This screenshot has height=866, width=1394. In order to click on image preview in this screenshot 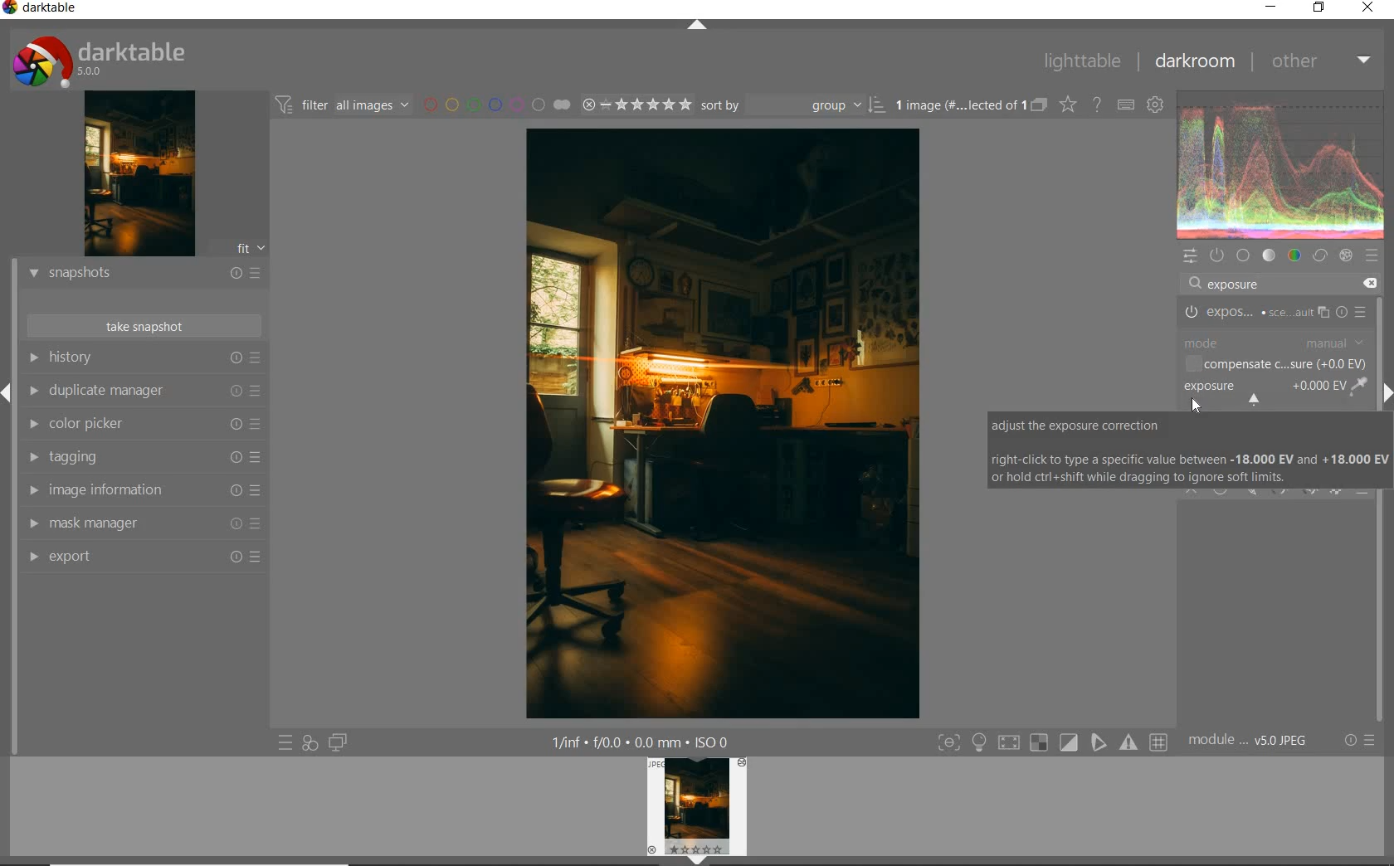, I will do `click(136, 174)`.